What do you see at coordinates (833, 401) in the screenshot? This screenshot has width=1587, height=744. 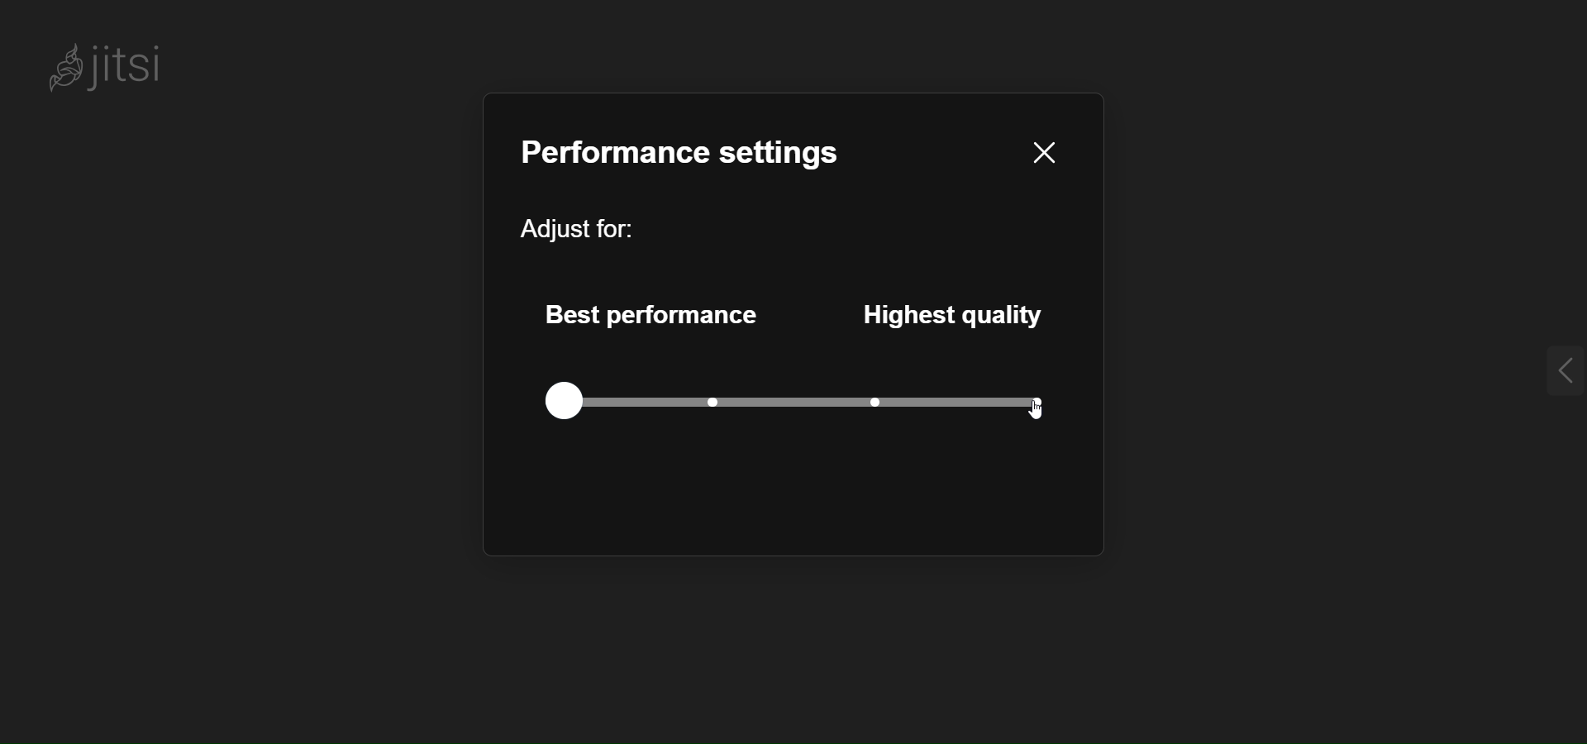 I see `quality level` at bounding box center [833, 401].